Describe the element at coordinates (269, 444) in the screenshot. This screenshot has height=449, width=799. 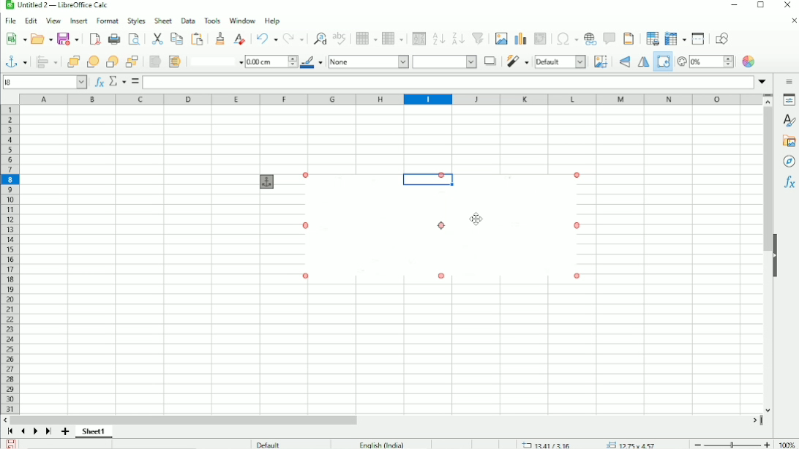
I see `Default` at that location.